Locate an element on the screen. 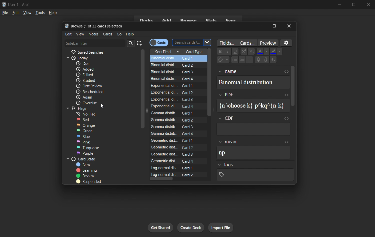 The height and width of the screenshot is (237, 375). added  is located at coordinates (100, 69).